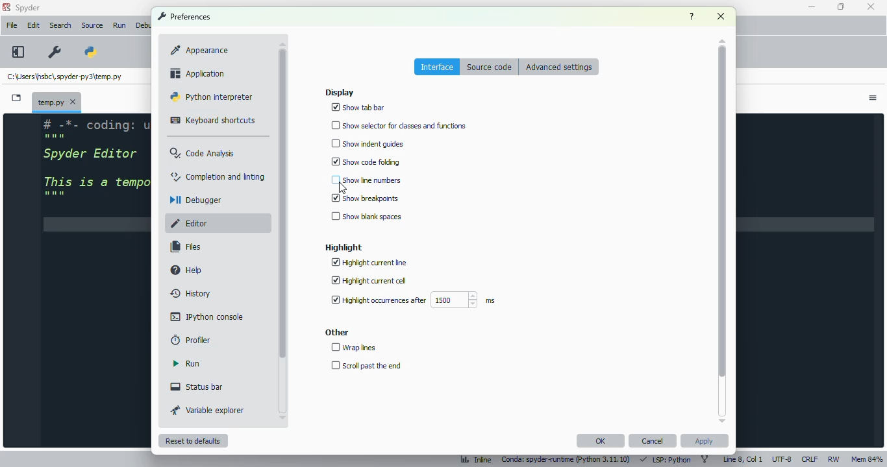 The width and height of the screenshot is (887, 467). Describe the element at coordinates (12, 25) in the screenshot. I see `file` at that location.